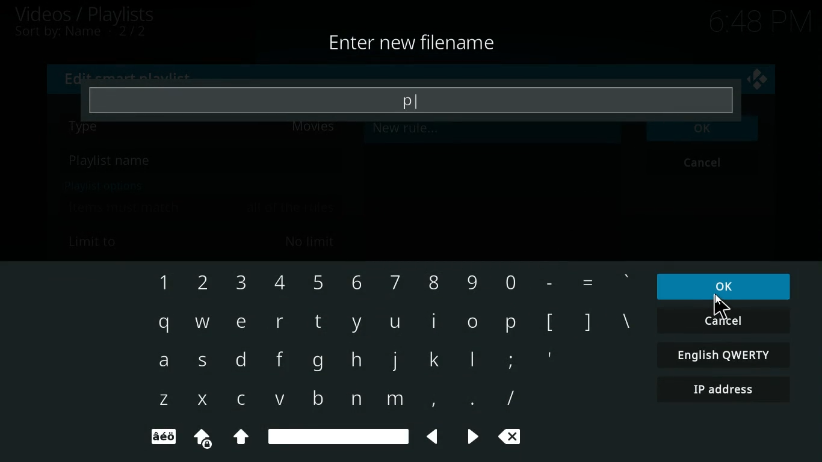  What do you see at coordinates (132, 76) in the screenshot?
I see `edit smart playlist` at bounding box center [132, 76].